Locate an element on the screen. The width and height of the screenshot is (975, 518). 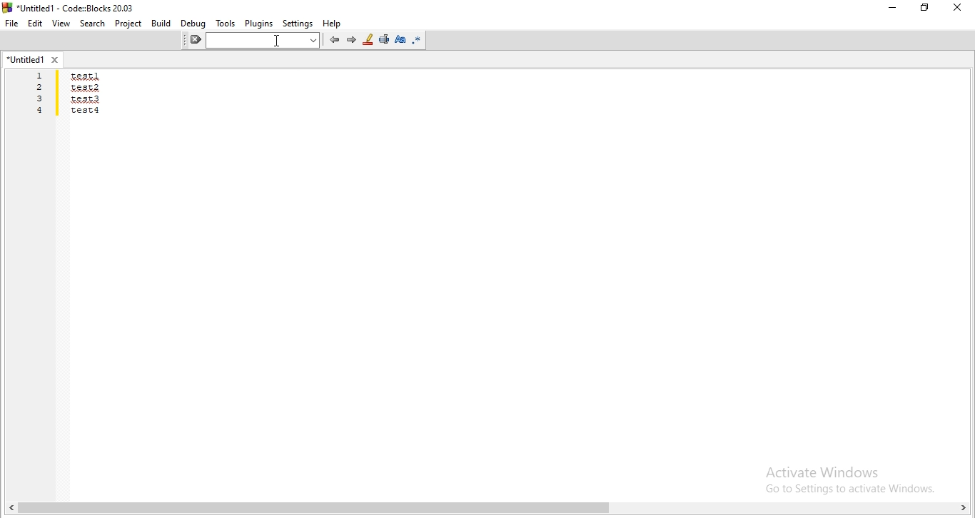
test 1 is located at coordinates (86, 76).